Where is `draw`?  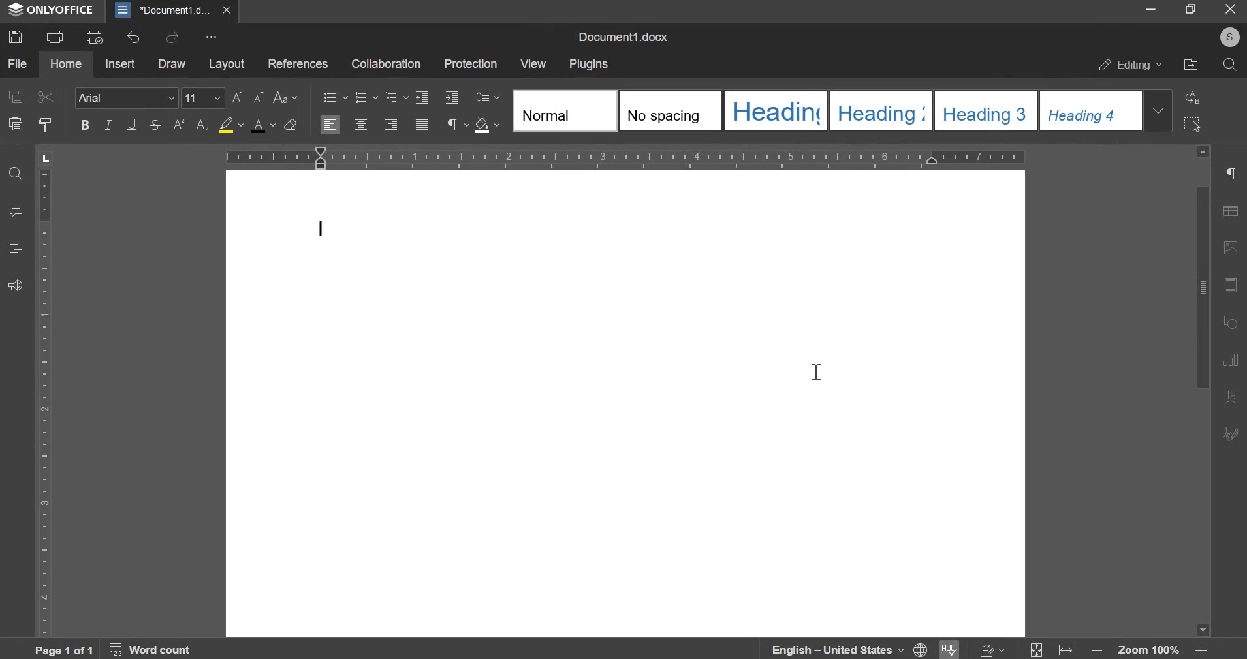 draw is located at coordinates (1232, 435).